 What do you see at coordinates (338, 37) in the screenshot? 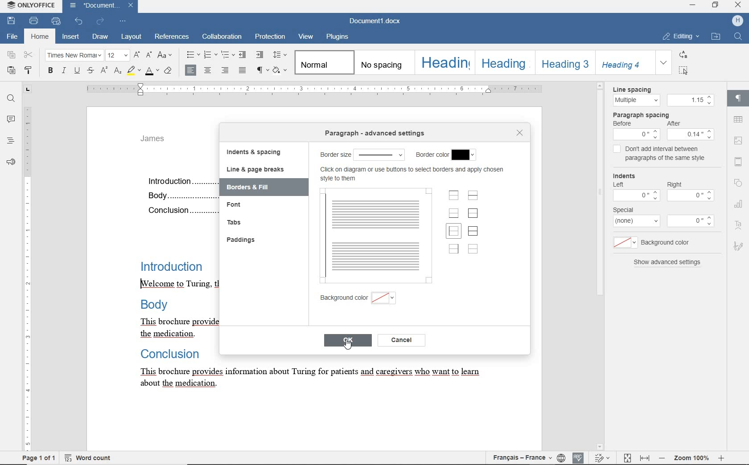
I see `plugins` at bounding box center [338, 37].